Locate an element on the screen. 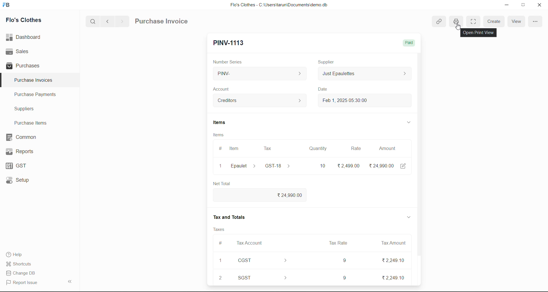 The width and height of the screenshot is (548, 292). Shortcuts. is located at coordinates (21, 263).